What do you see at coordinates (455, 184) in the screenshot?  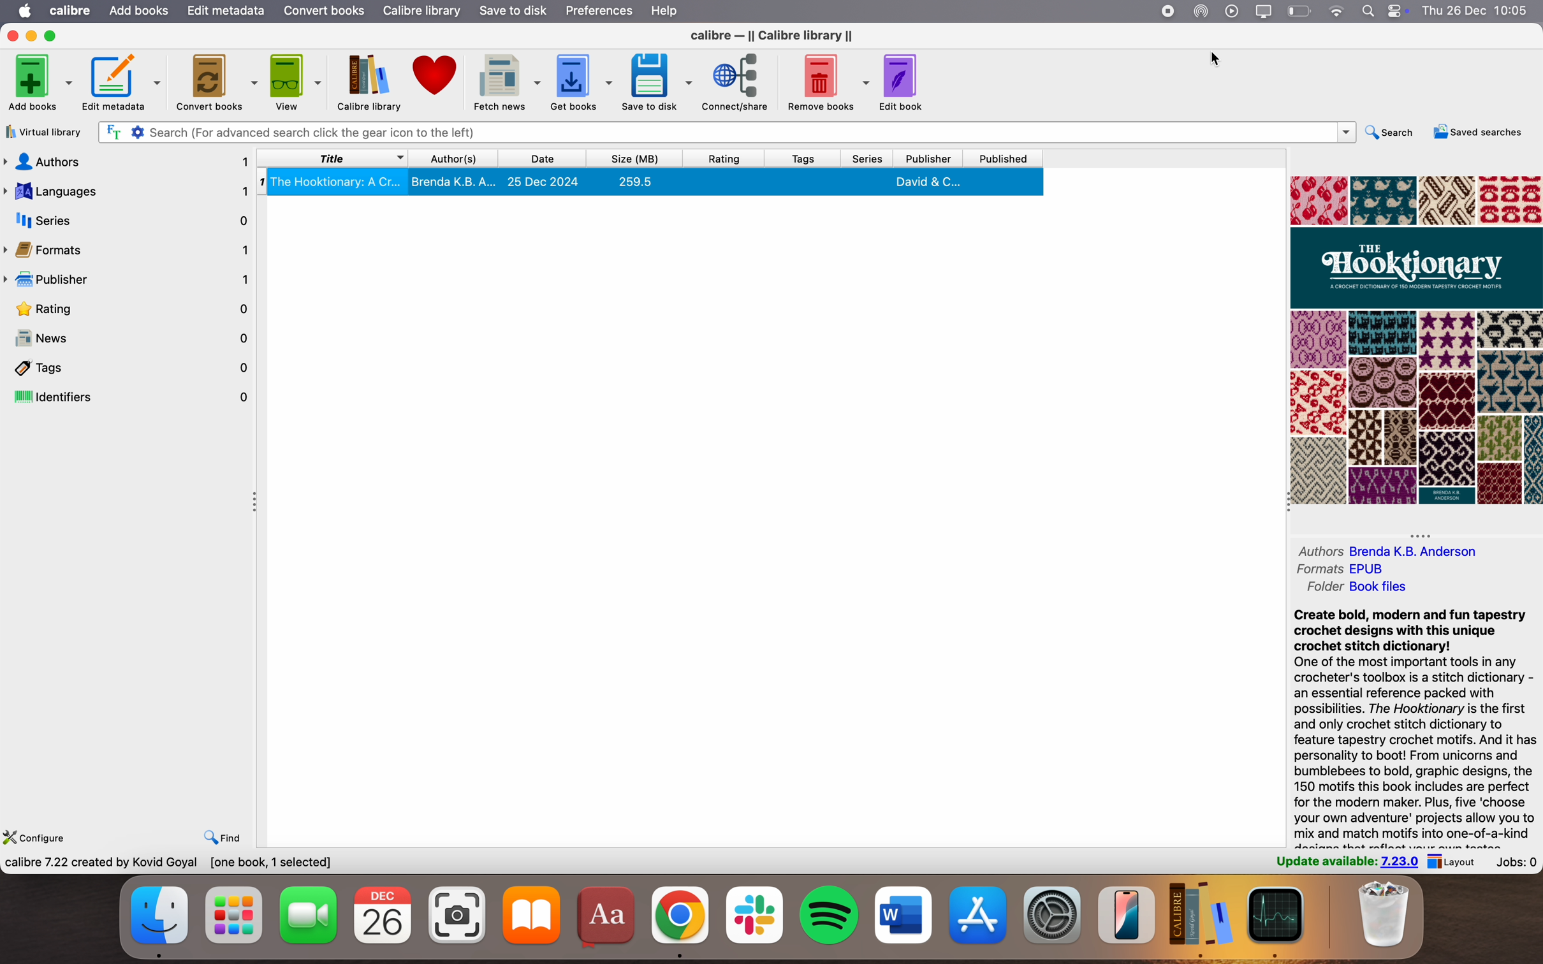 I see `Brendra K.B.A` at bounding box center [455, 184].